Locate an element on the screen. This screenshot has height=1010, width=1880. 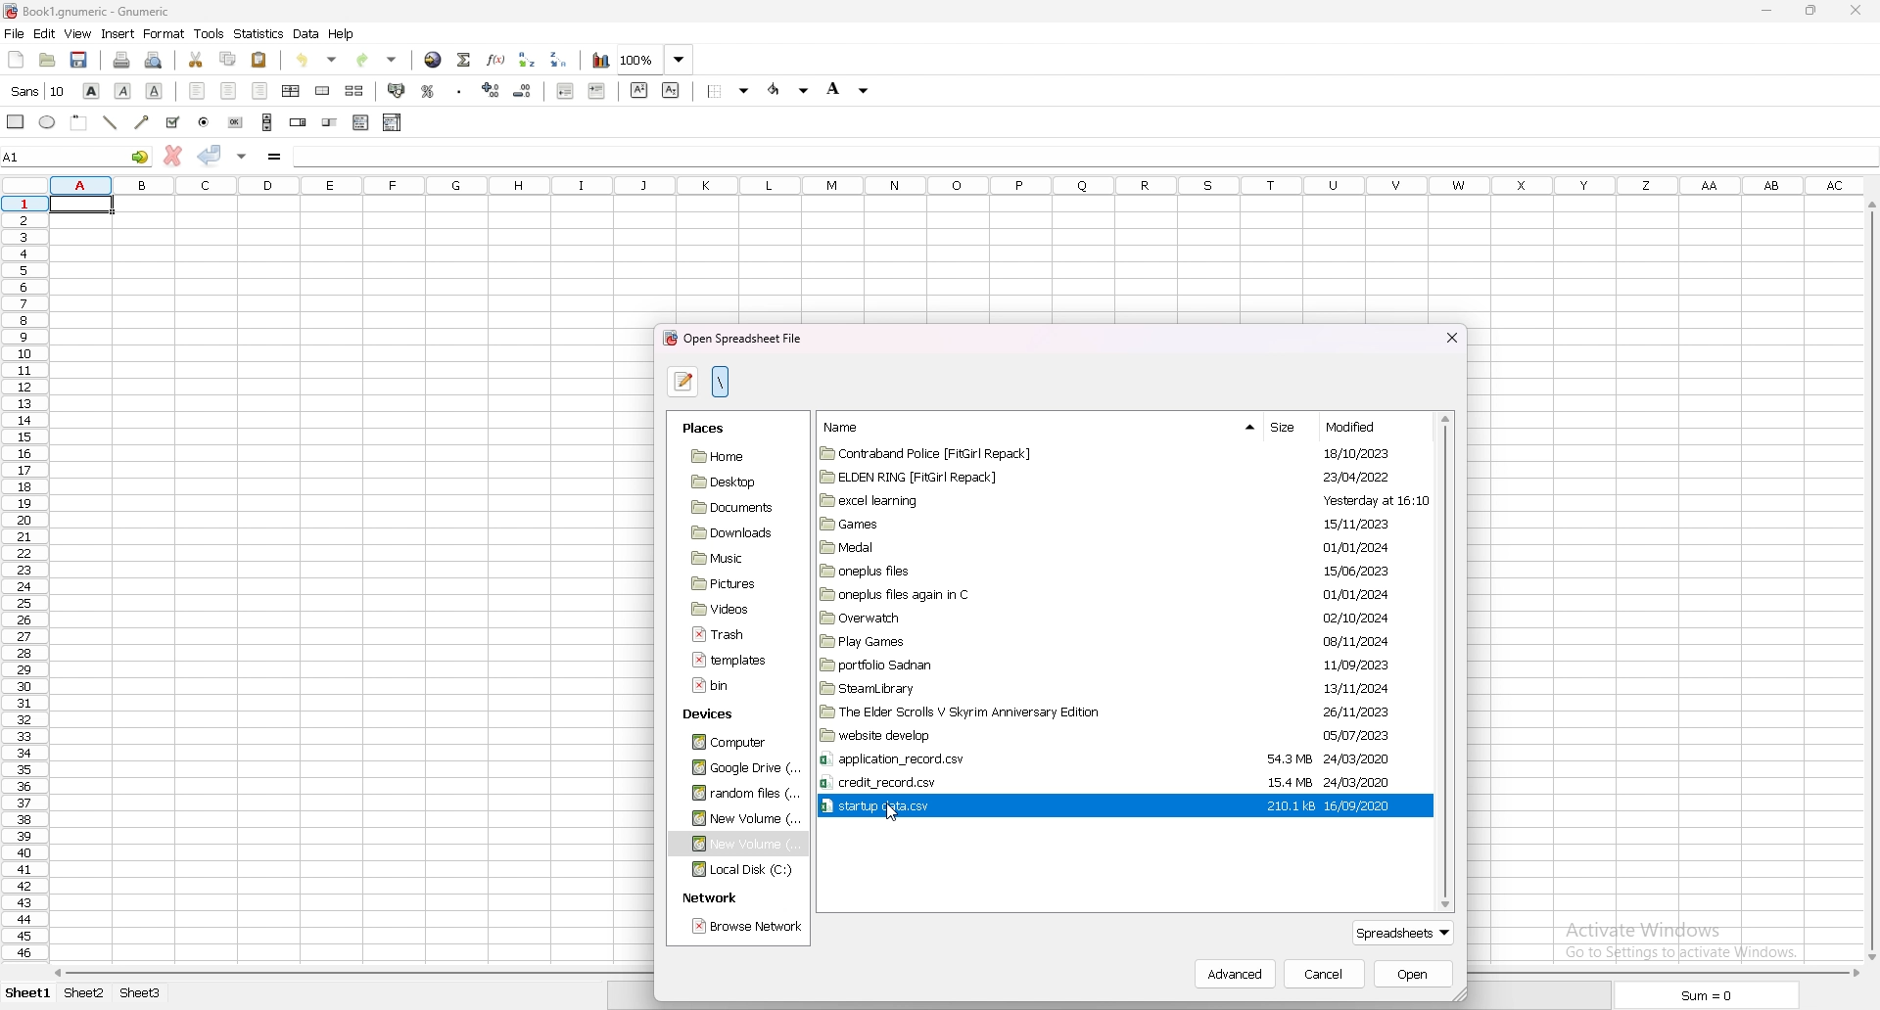
Sum = 0 is located at coordinates (1702, 989).